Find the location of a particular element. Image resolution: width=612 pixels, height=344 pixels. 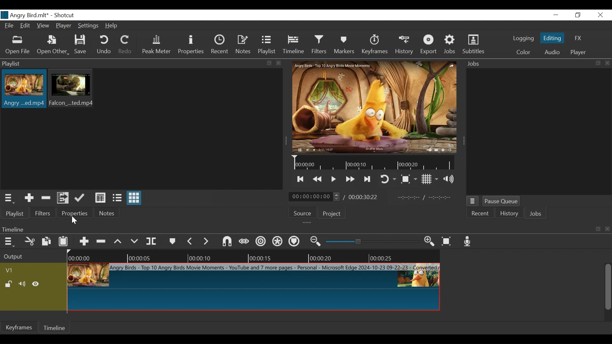

Toggle Zoom is located at coordinates (409, 179).